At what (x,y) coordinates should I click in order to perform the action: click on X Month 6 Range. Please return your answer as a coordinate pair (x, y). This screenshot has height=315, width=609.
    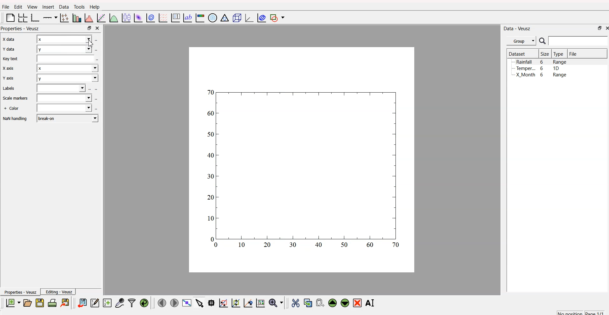
    Looking at the image, I should click on (541, 75).